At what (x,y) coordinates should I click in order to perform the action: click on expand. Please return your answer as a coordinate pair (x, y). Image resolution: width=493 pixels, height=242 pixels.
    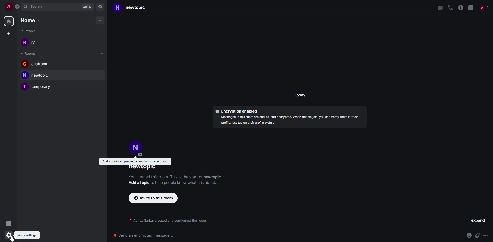
    Looking at the image, I should click on (477, 221).